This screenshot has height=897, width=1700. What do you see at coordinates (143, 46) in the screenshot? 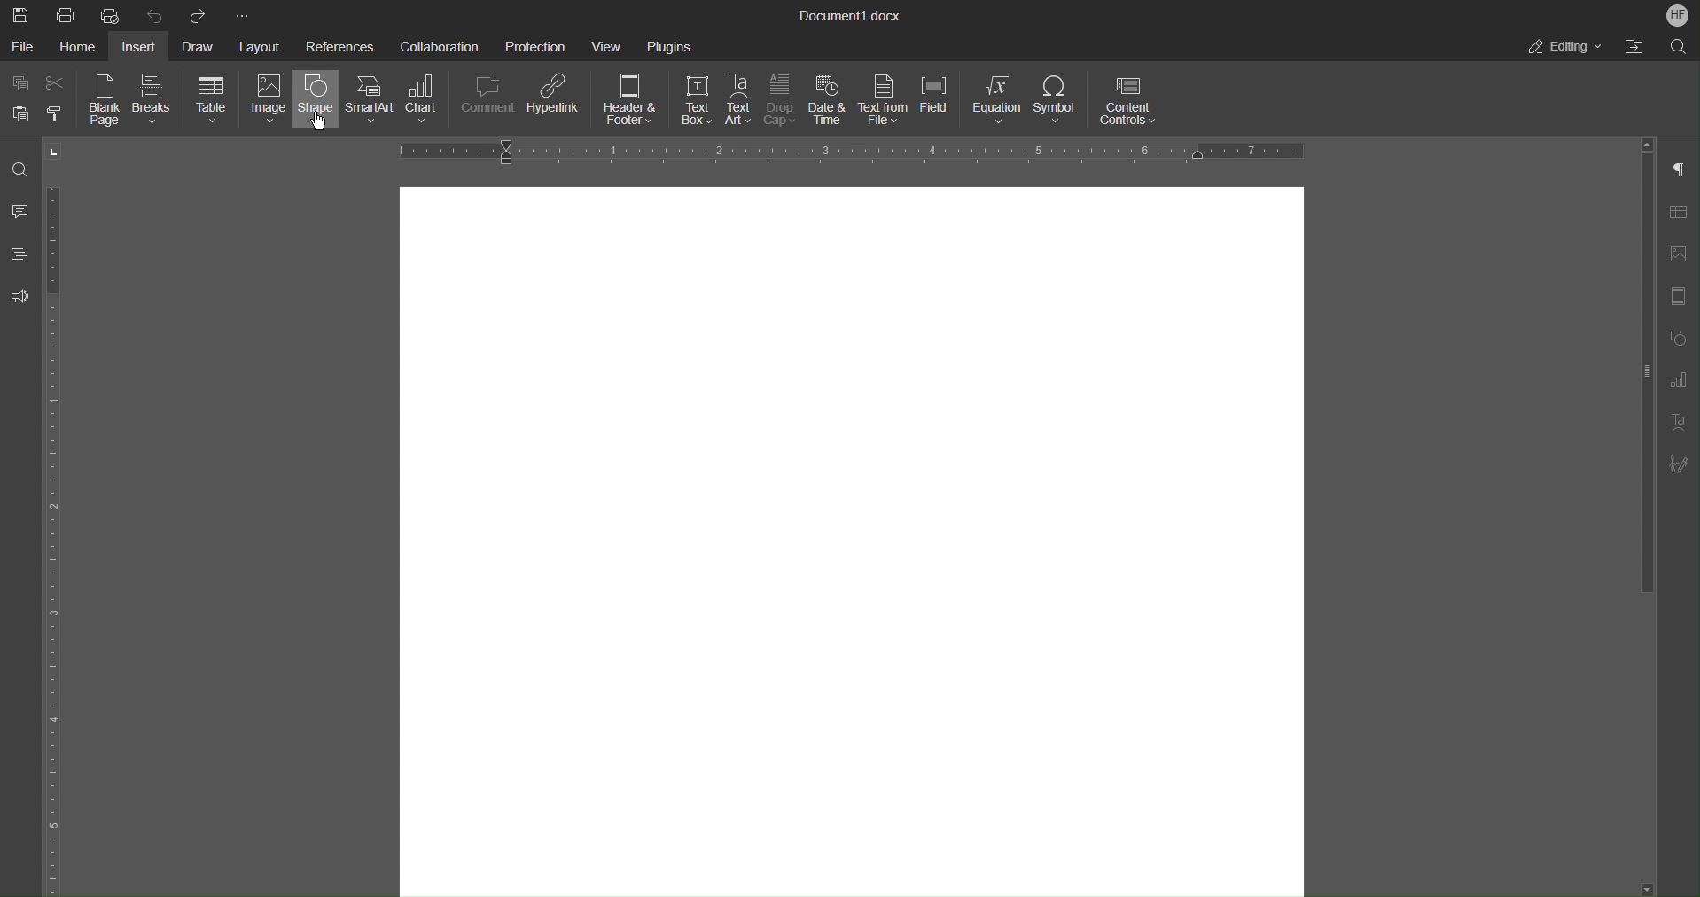
I see `Insert` at bounding box center [143, 46].